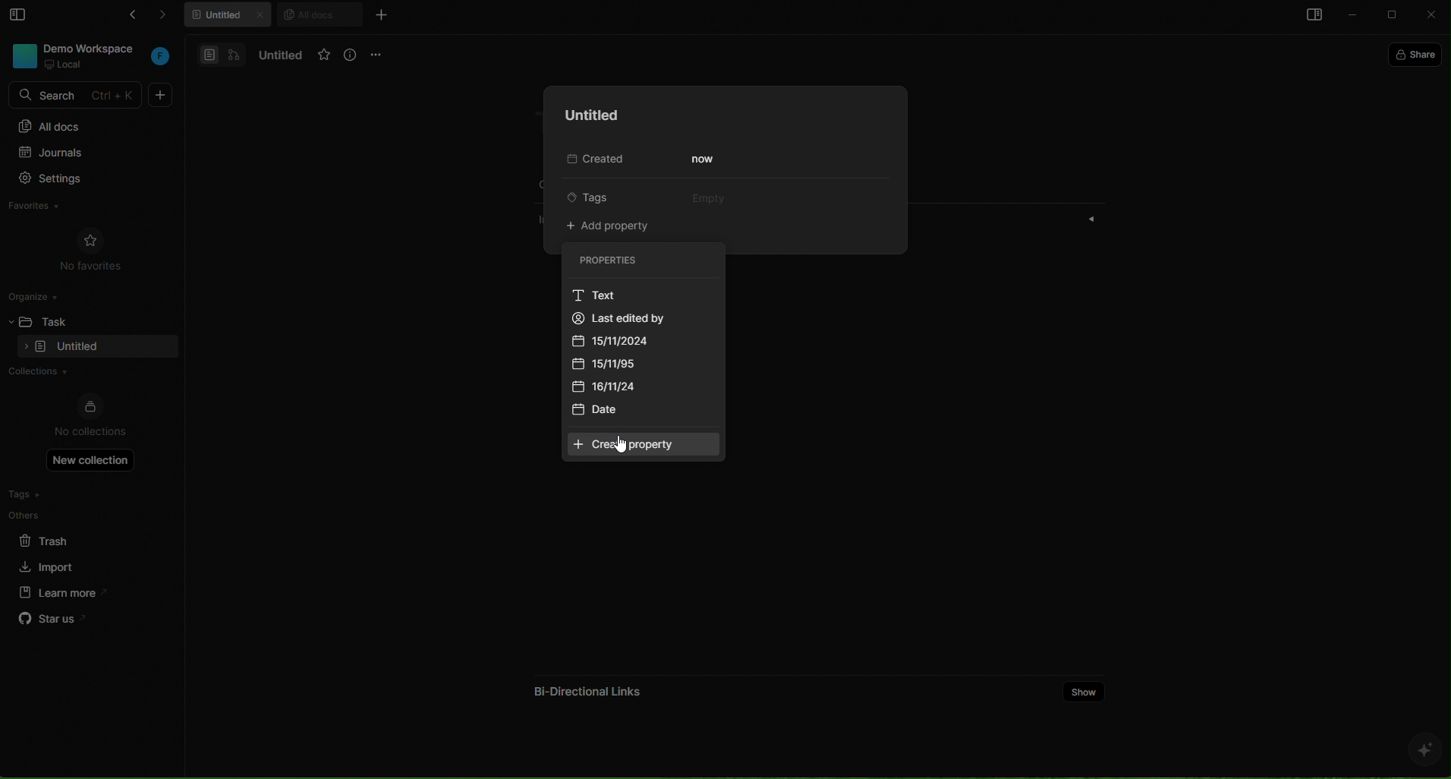  I want to click on new collection, so click(91, 459).